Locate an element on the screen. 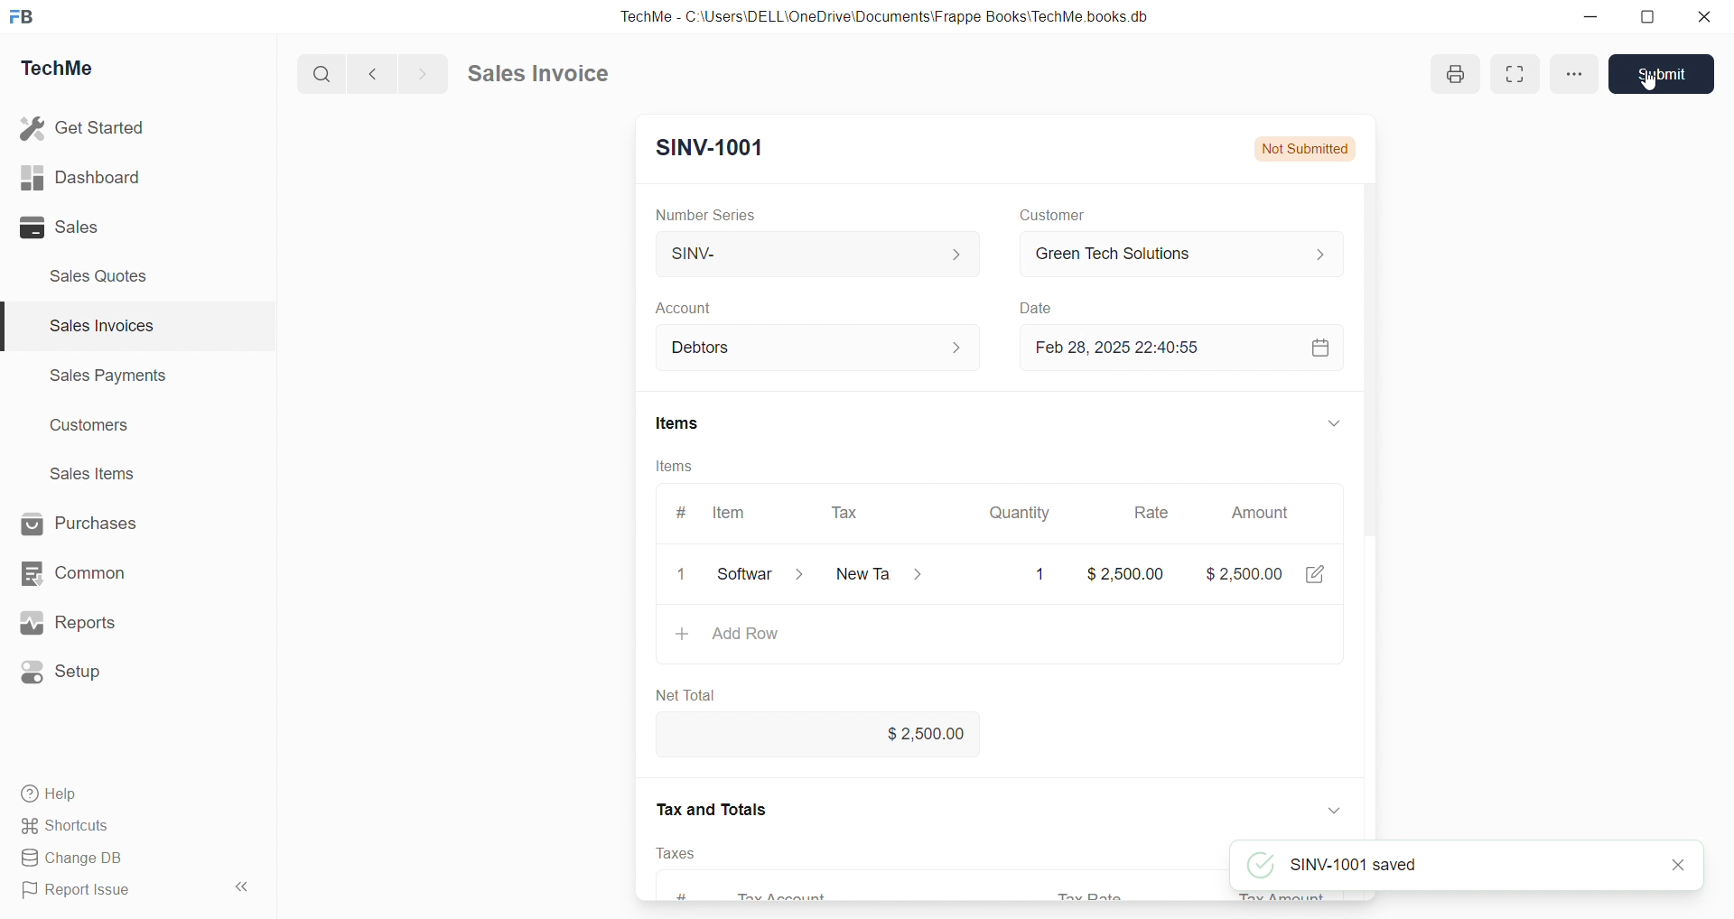  Sales items is located at coordinates (94, 473).